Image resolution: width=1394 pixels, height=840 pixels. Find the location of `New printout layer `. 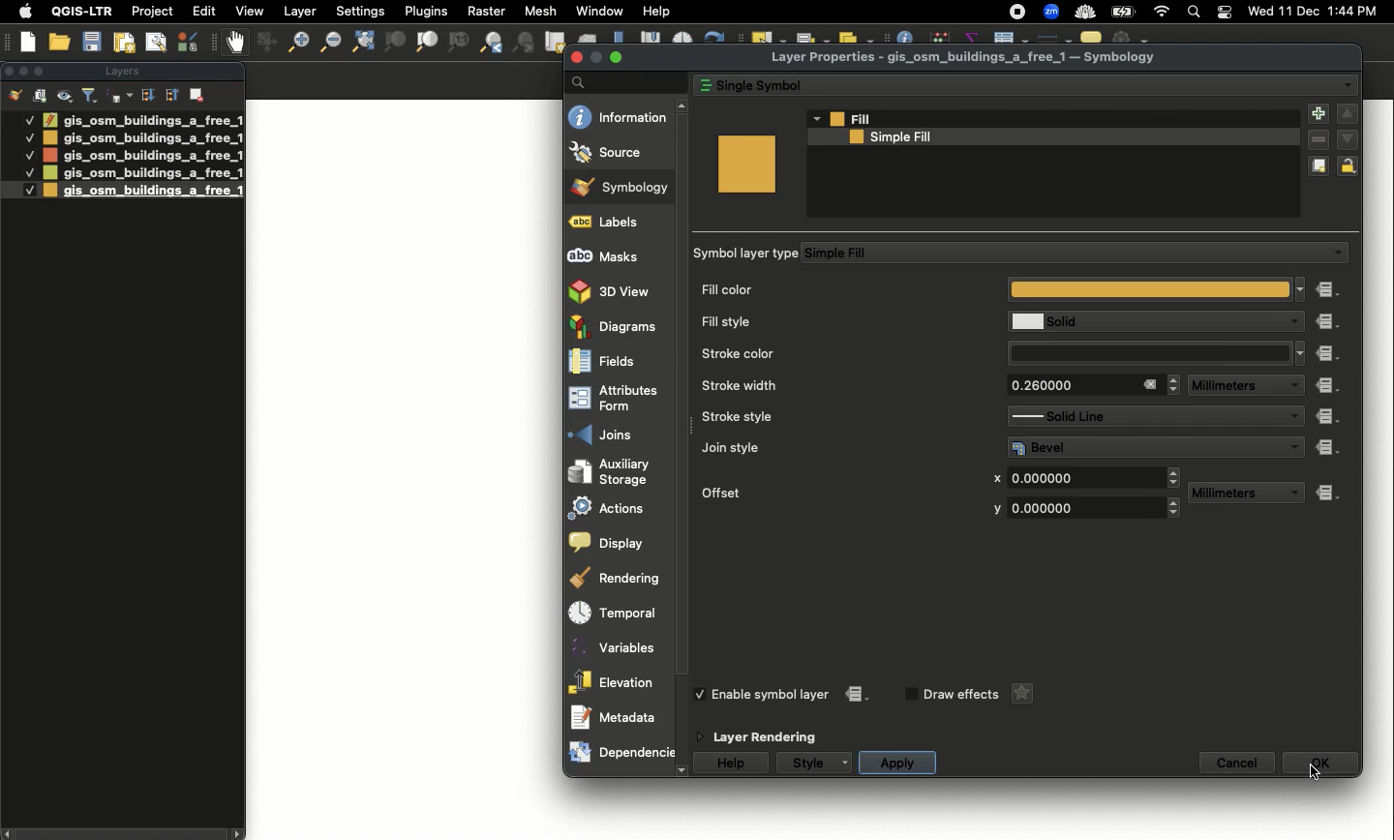

New printout layer  is located at coordinates (124, 43).